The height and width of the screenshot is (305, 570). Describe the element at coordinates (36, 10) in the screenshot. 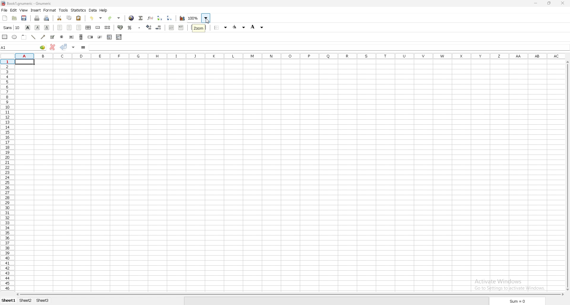

I see `insert` at that location.